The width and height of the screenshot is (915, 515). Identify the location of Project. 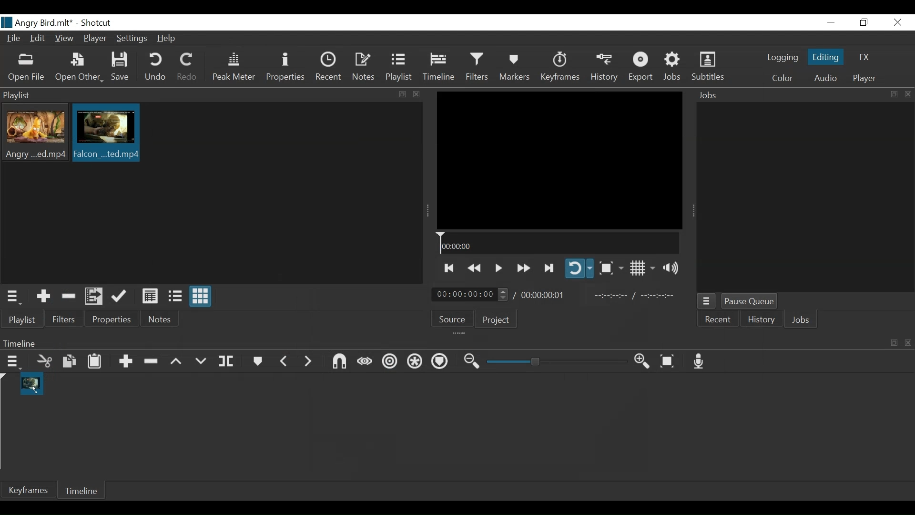
(496, 319).